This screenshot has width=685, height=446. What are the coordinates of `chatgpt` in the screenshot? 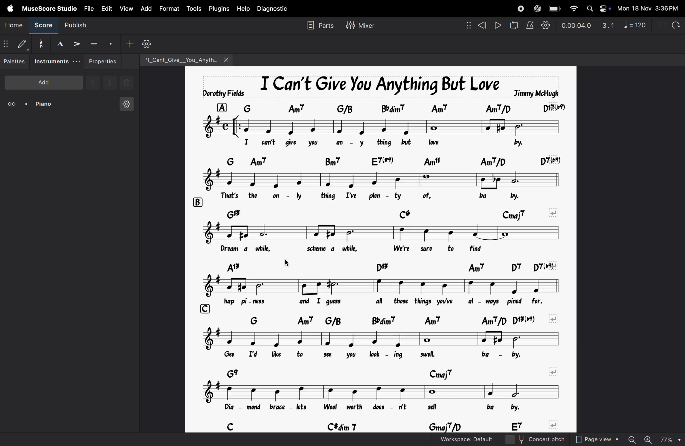 It's located at (536, 9).